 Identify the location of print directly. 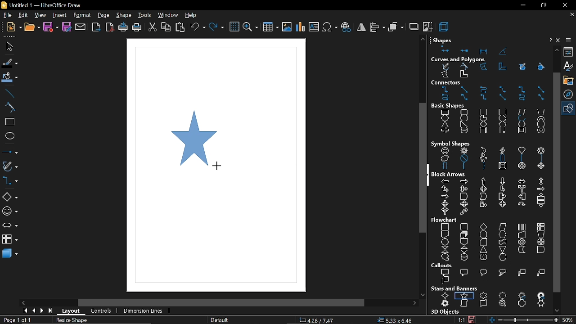
(122, 27).